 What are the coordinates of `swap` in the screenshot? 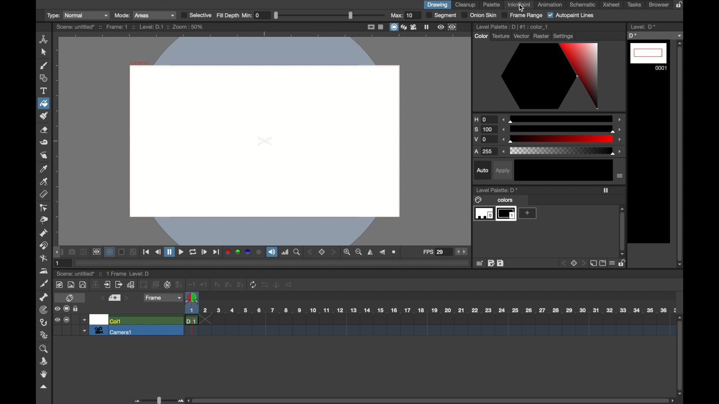 It's located at (265, 285).